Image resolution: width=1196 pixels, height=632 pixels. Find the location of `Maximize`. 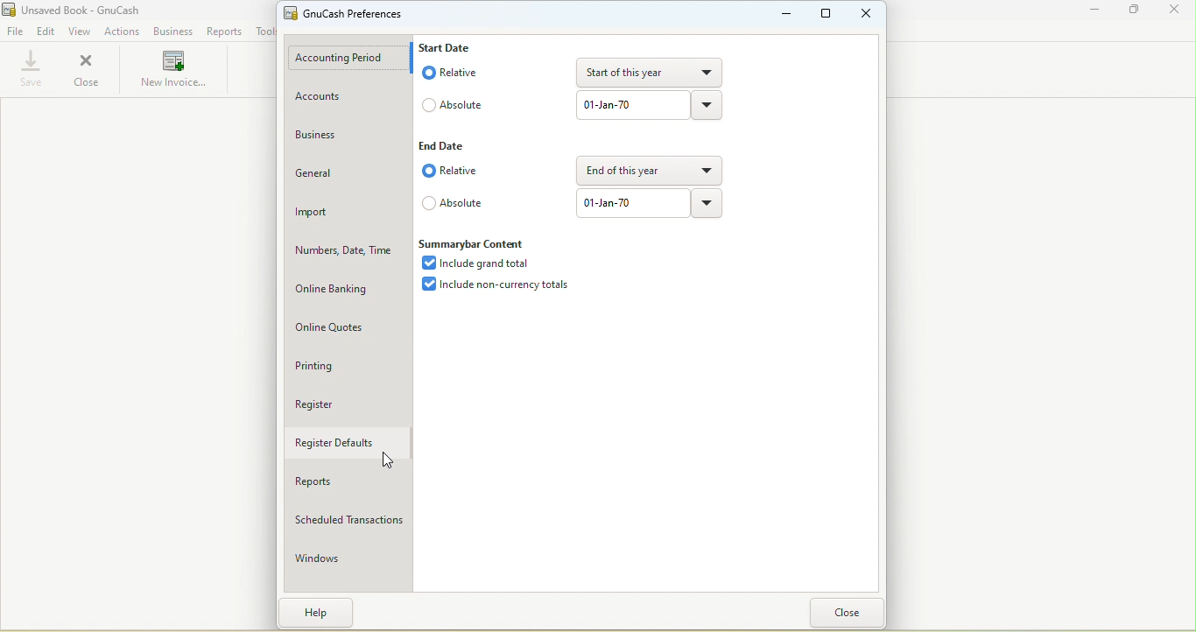

Maximize is located at coordinates (820, 17).